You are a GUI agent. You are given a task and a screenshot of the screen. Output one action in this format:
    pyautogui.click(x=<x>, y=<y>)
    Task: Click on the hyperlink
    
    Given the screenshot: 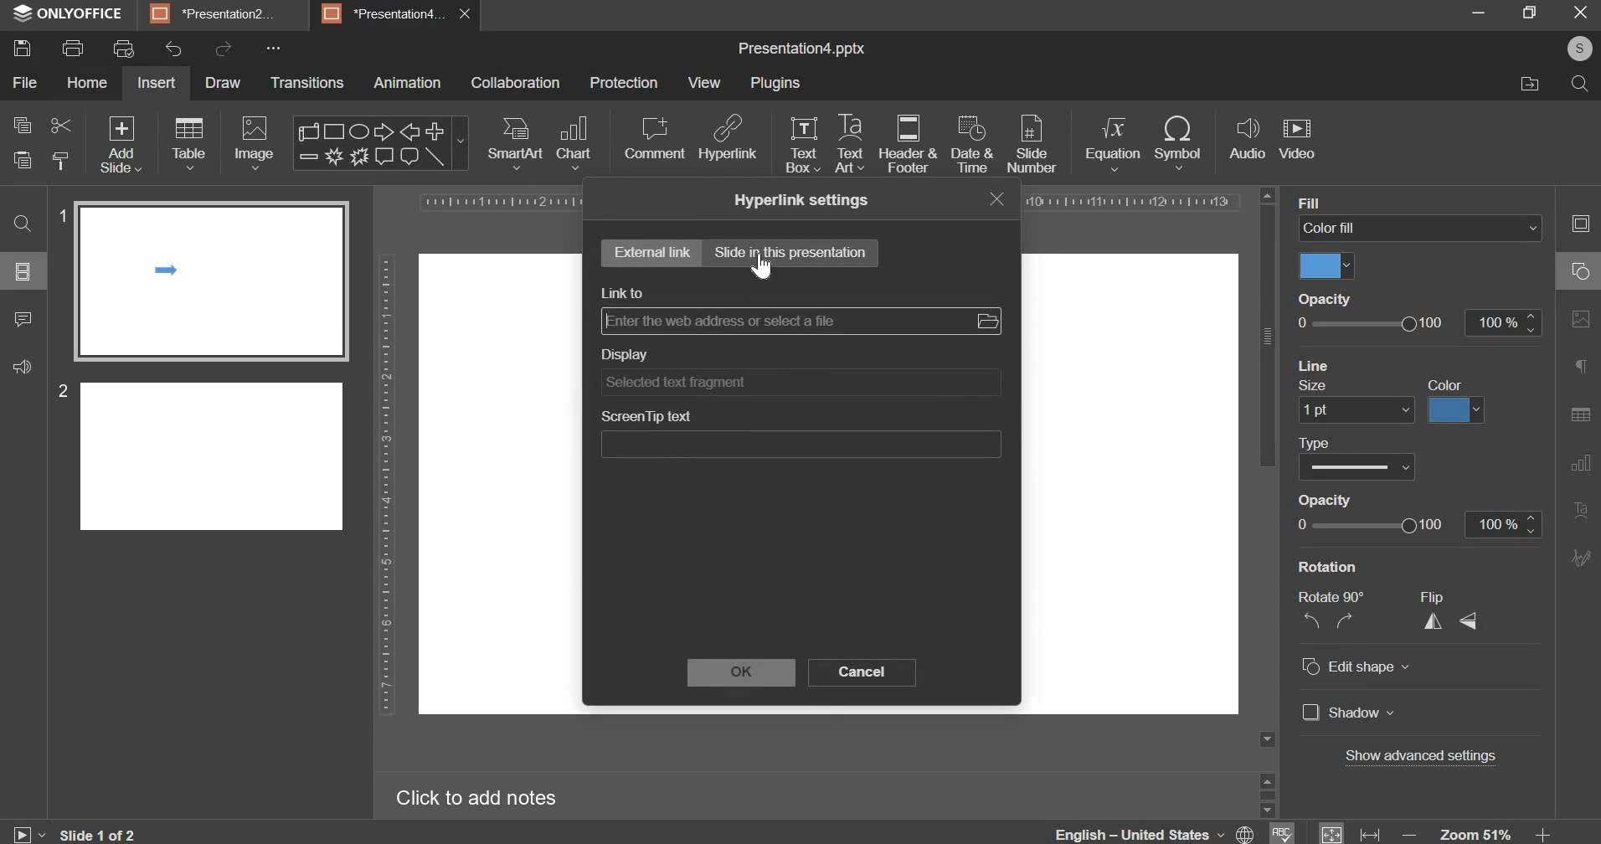 What is the action you would take?
    pyautogui.click(x=728, y=140)
    